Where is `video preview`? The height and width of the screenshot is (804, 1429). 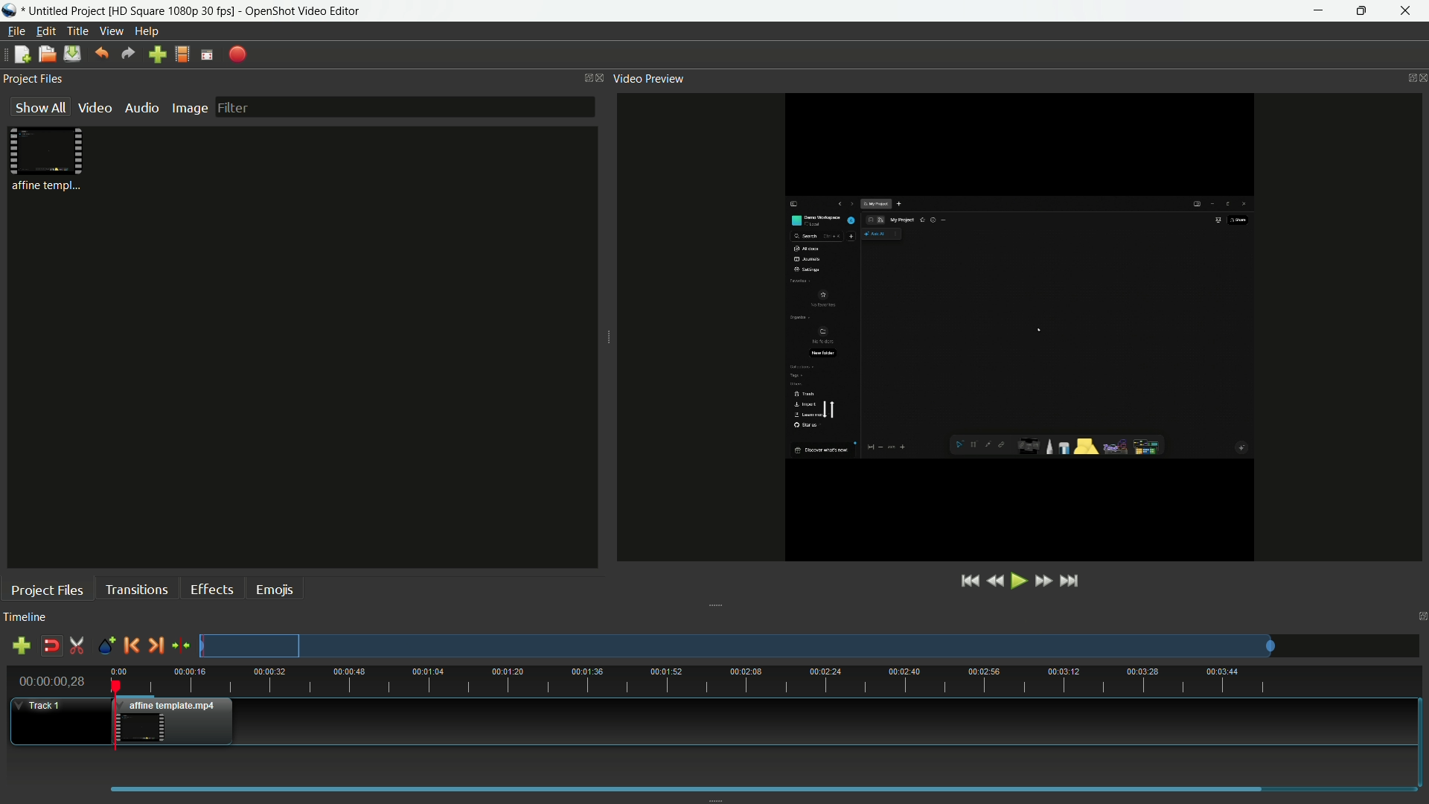
video preview is located at coordinates (1014, 325).